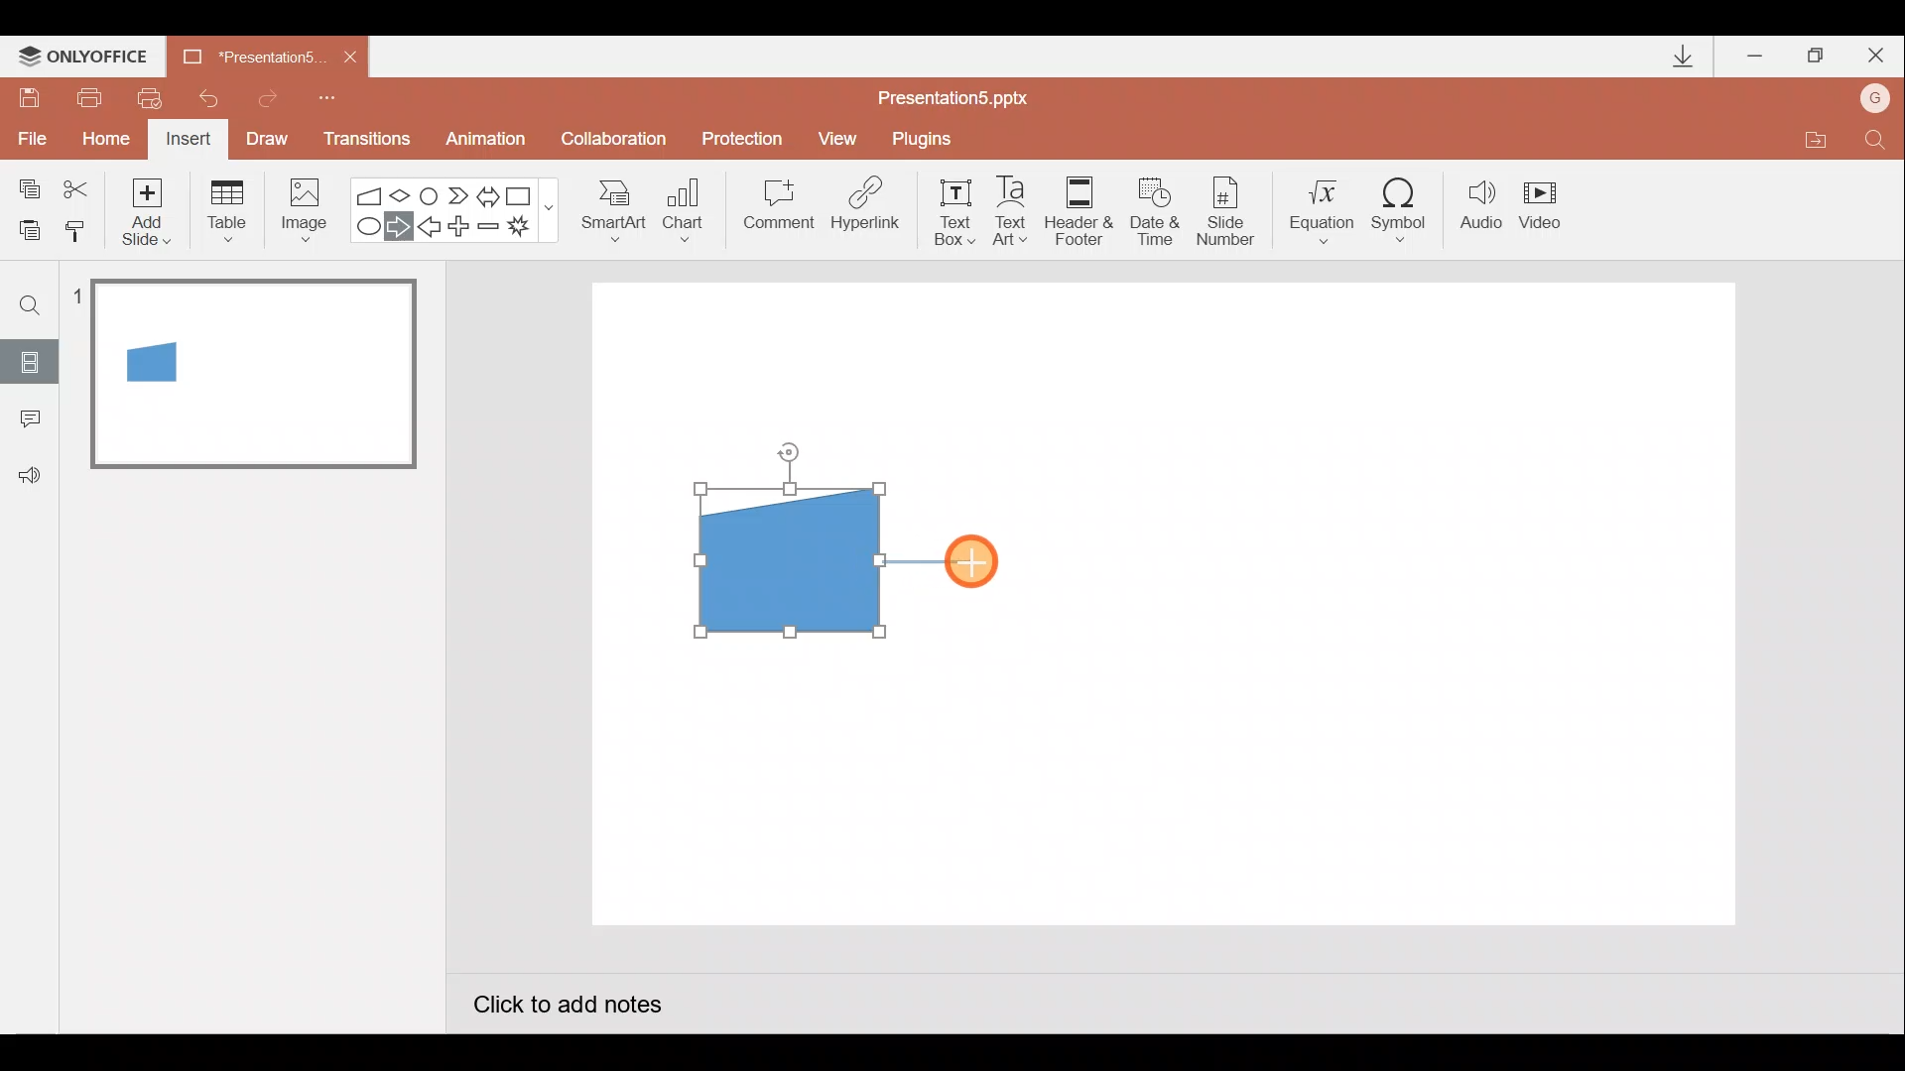 This screenshot has width=1905, height=1071. I want to click on Date & time, so click(1153, 206).